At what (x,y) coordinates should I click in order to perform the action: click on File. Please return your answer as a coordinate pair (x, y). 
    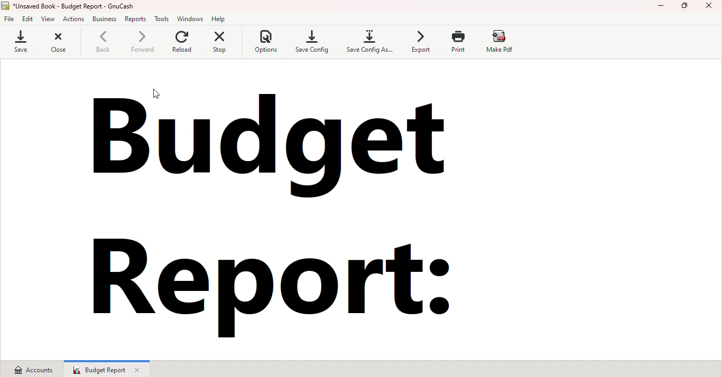
    Looking at the image, I should click on (10, 18).